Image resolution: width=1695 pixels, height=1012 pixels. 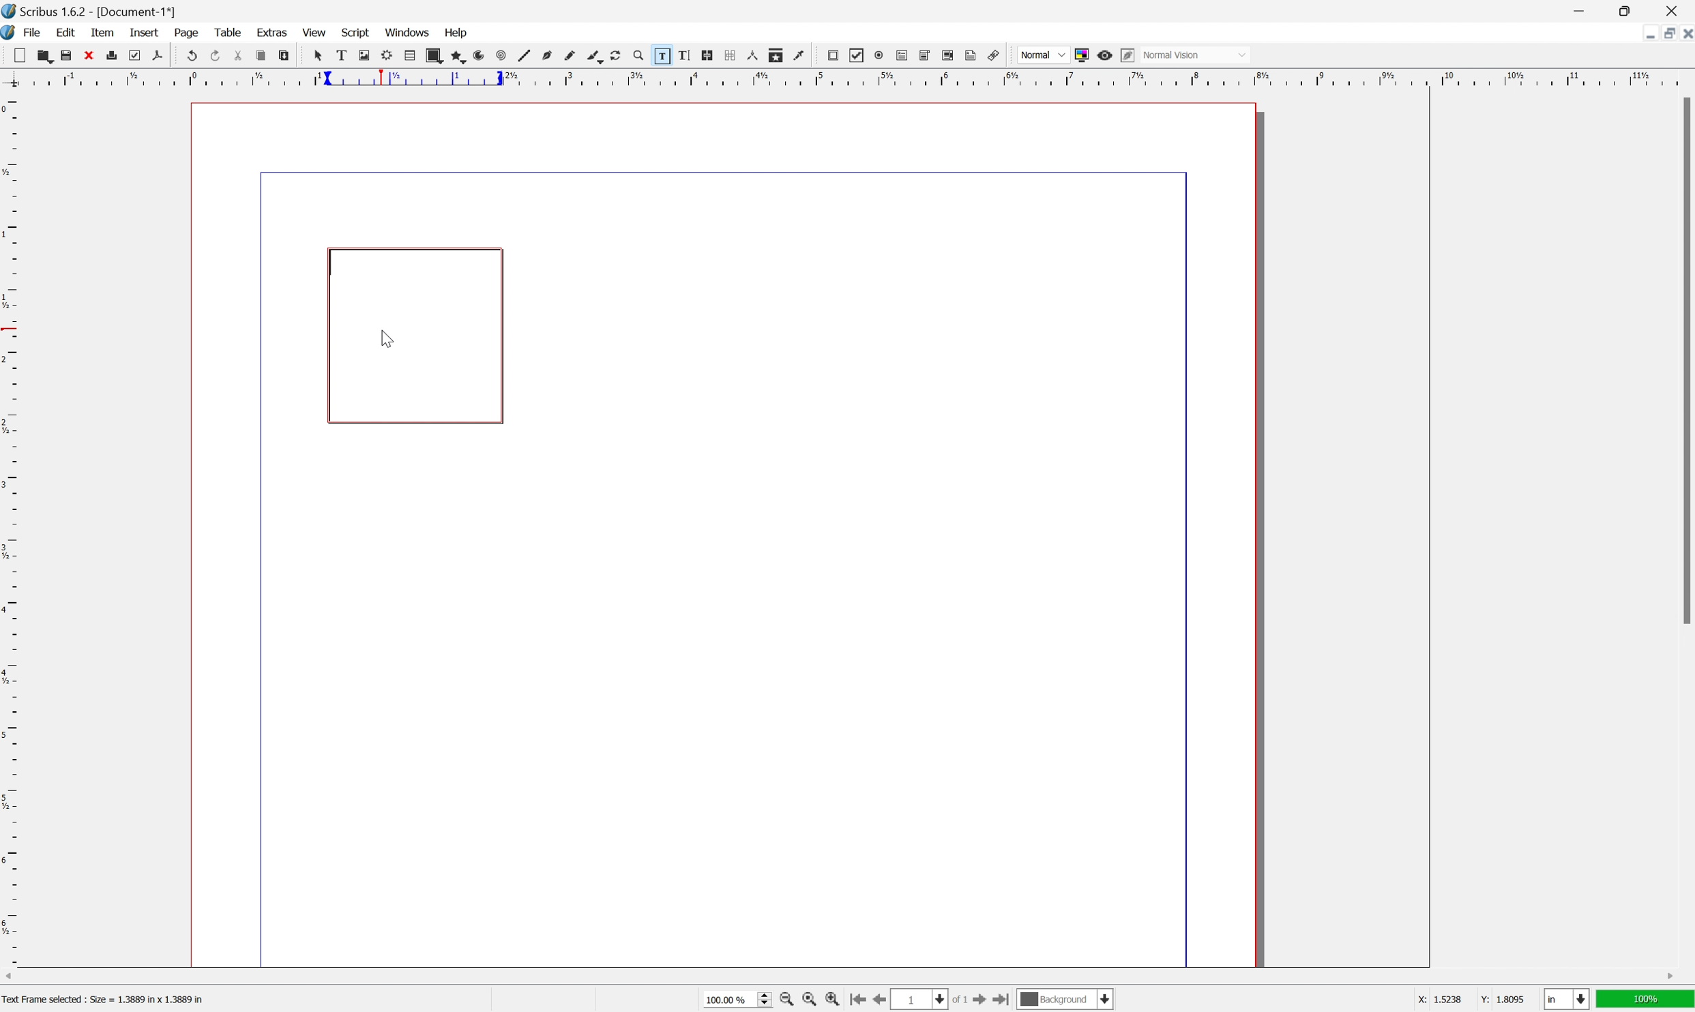 What do you see at coordinates (839, 977) in the screenshot?
I see `scroll bar` at bounding box center [839, 977].